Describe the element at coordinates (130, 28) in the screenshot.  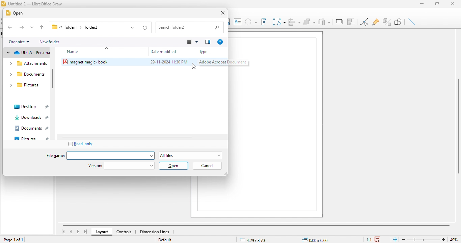
I see `previous location` at that location.